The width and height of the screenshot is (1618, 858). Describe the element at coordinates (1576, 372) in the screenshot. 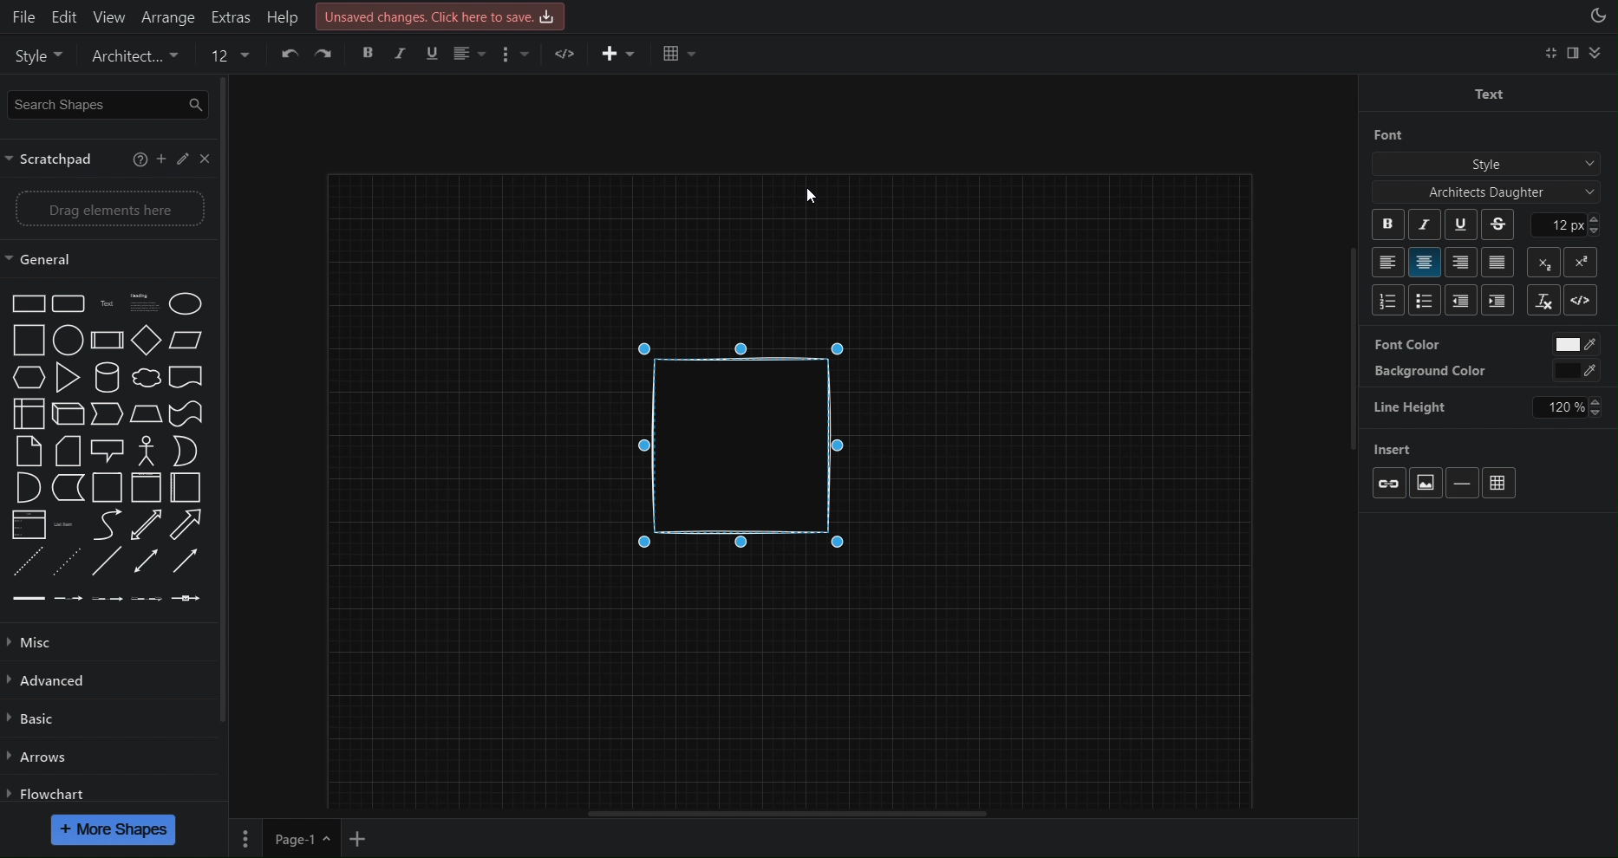

I see `Black color` at that location.